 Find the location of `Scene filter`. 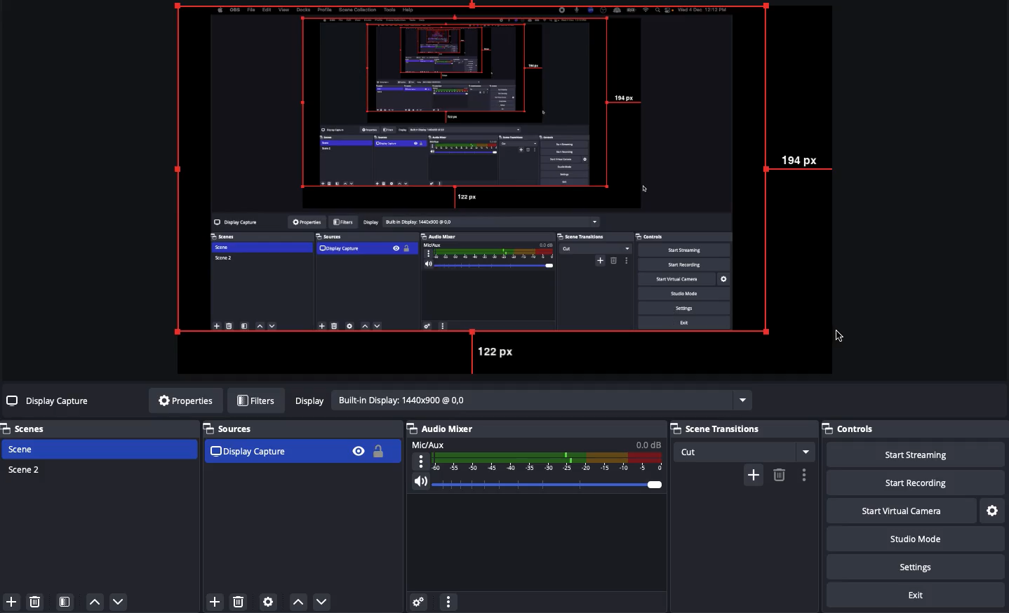

Scene filter is located at coordinates (65, 602).